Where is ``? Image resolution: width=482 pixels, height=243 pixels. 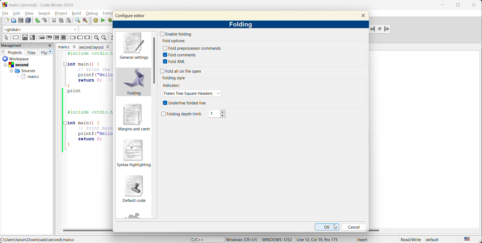
 is located at coordinates (16, 65).